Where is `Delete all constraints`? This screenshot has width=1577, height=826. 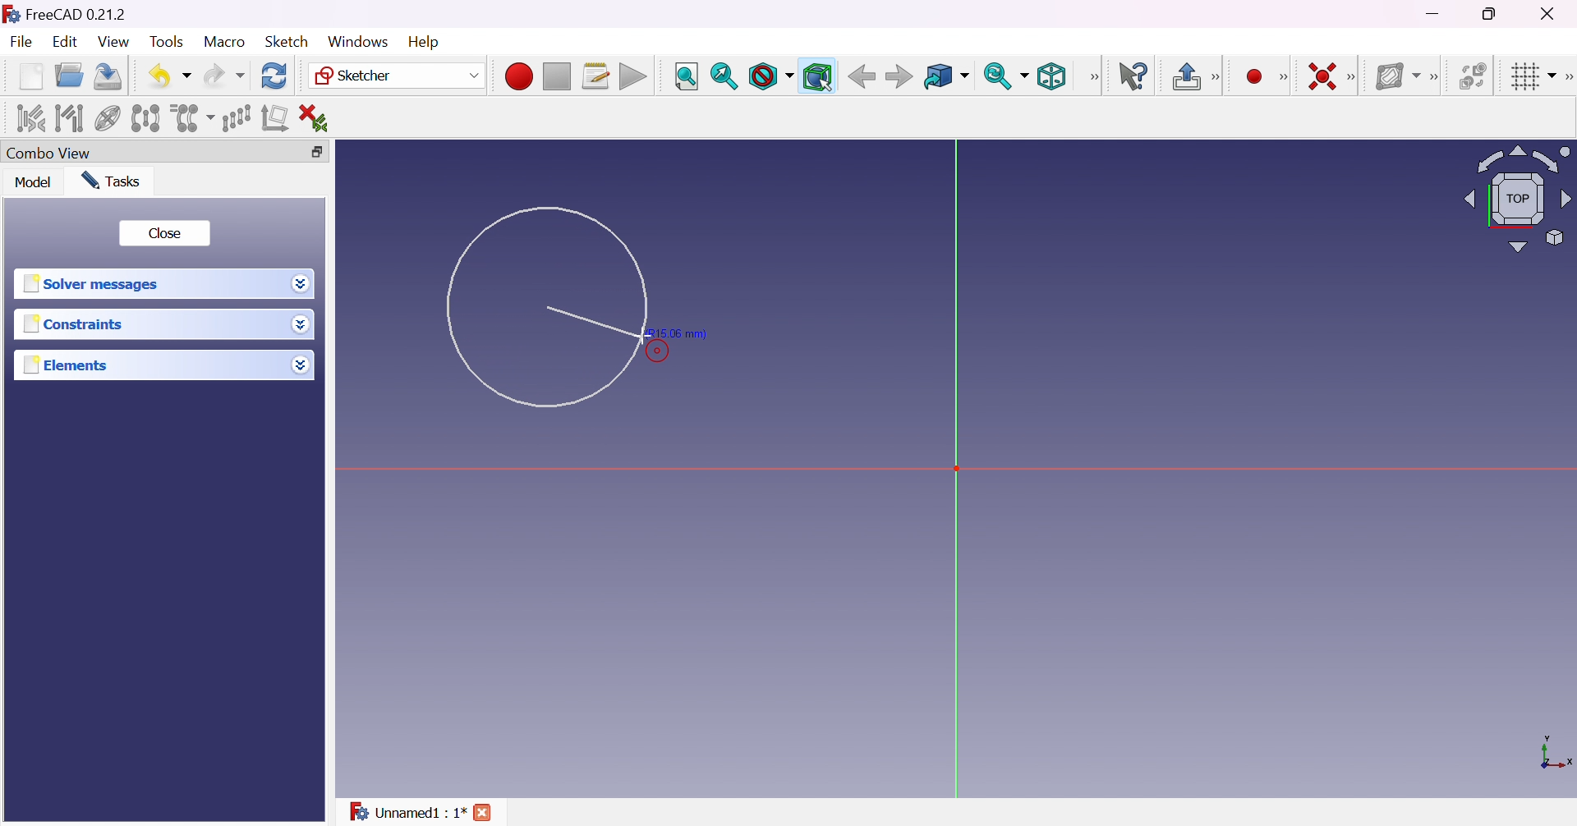 Delete all constraints is located at coordinates (319, 118).